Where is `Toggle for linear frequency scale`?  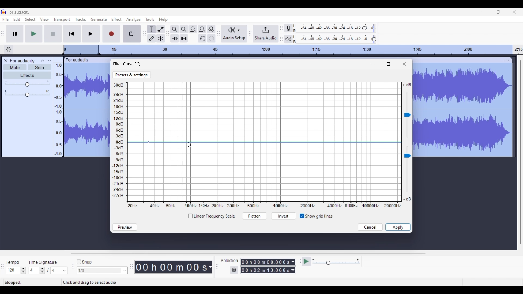
Toggle for linear frequency scale is located at coordinates (211, 216).